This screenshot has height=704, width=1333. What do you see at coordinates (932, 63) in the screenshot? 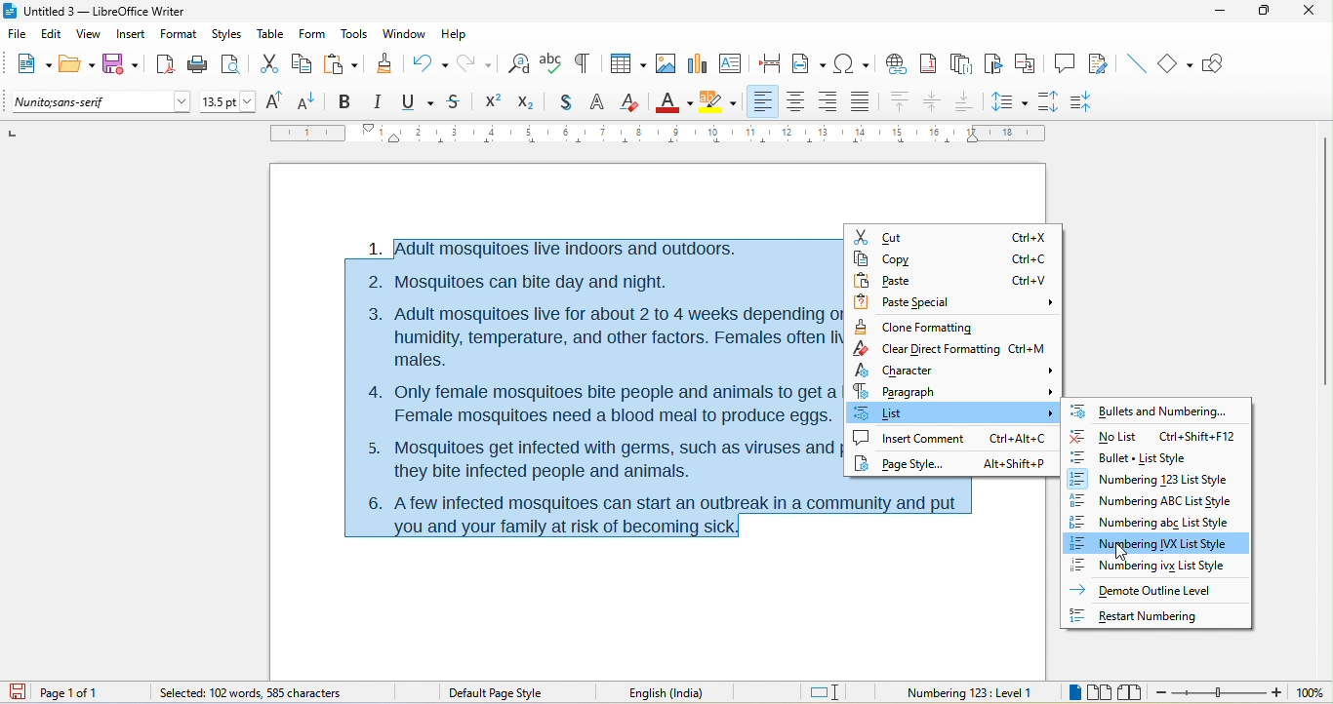
I see `footnote` at bounding box center [932, 63].